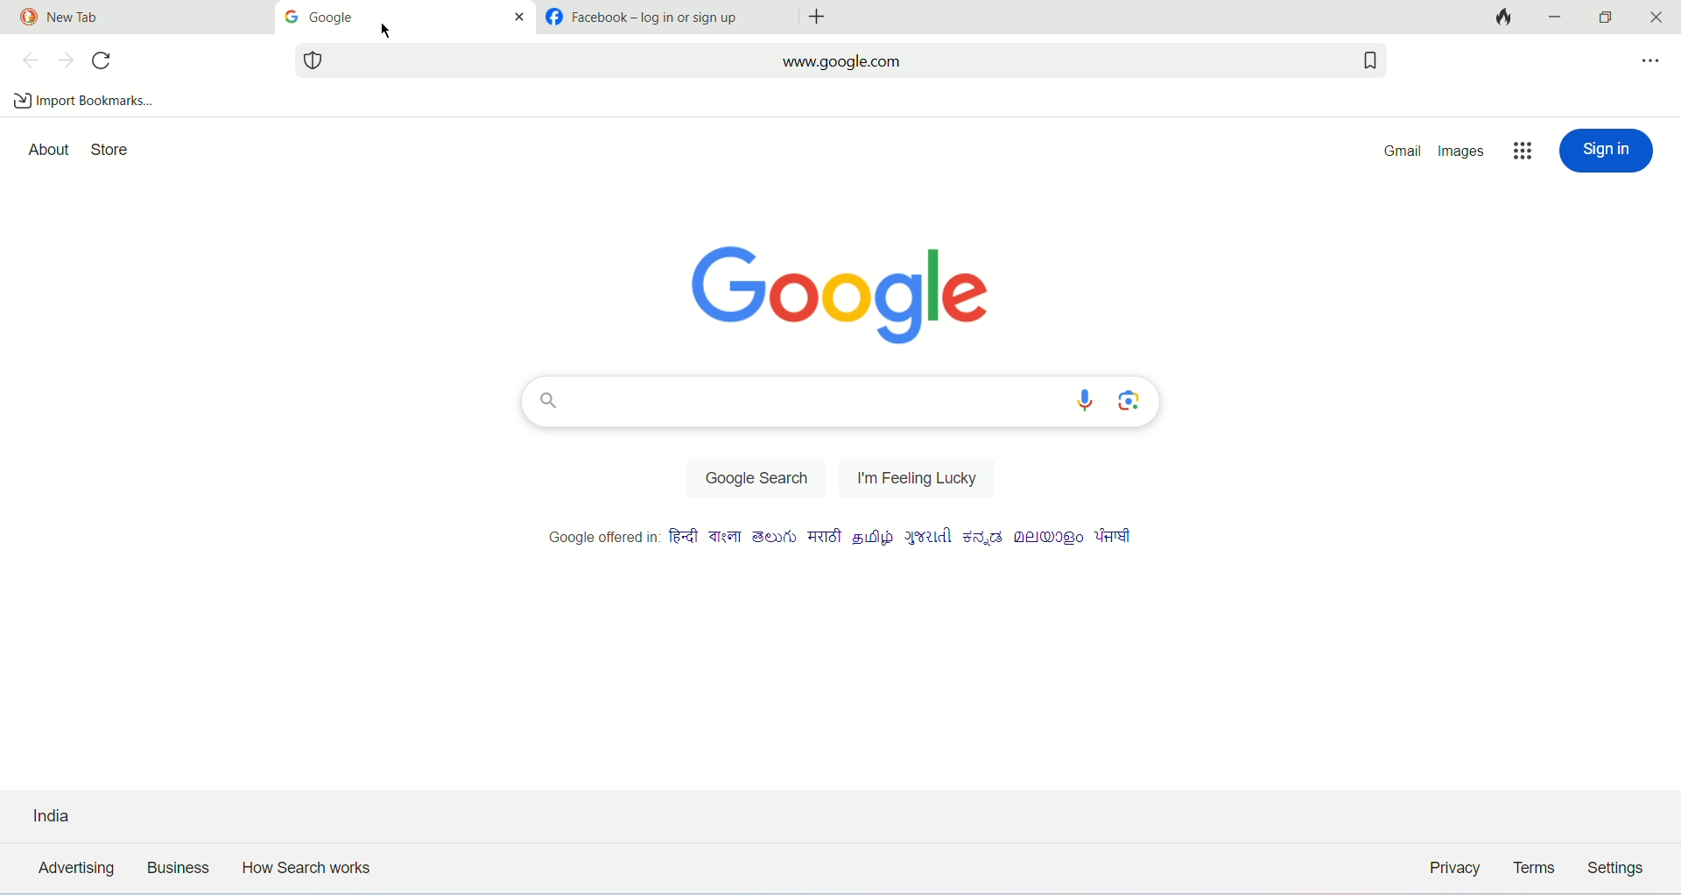 This screenshot has height=895, width=1681. What do you see at coordinates (1525, 152) in the screenshot?
I see `more options` at bounding box center [1525, 152].